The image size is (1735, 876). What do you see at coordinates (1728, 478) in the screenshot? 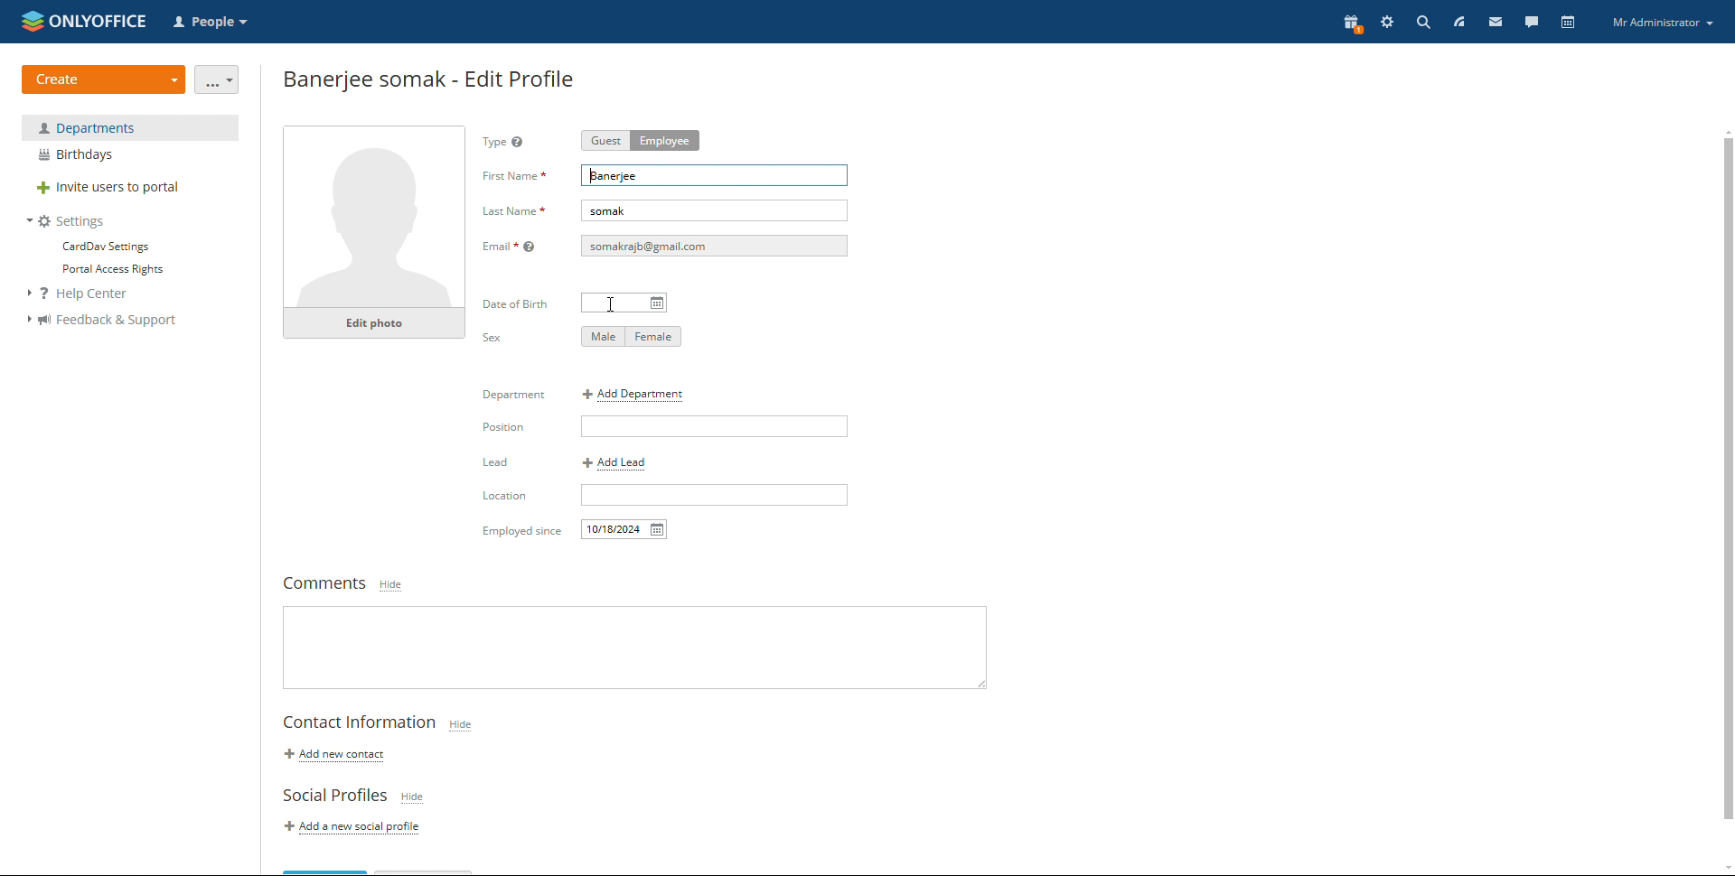
I see `scrollbar` at bounding box center [1728, 478].